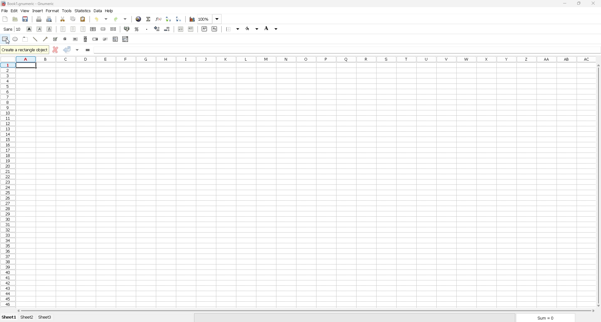 Image resolution: width=601 pixels, height=322 pixels. What do you see at coordinates (86, 38) in the screenshot?
I see `scroll bar` at bounding box center [86, 38].